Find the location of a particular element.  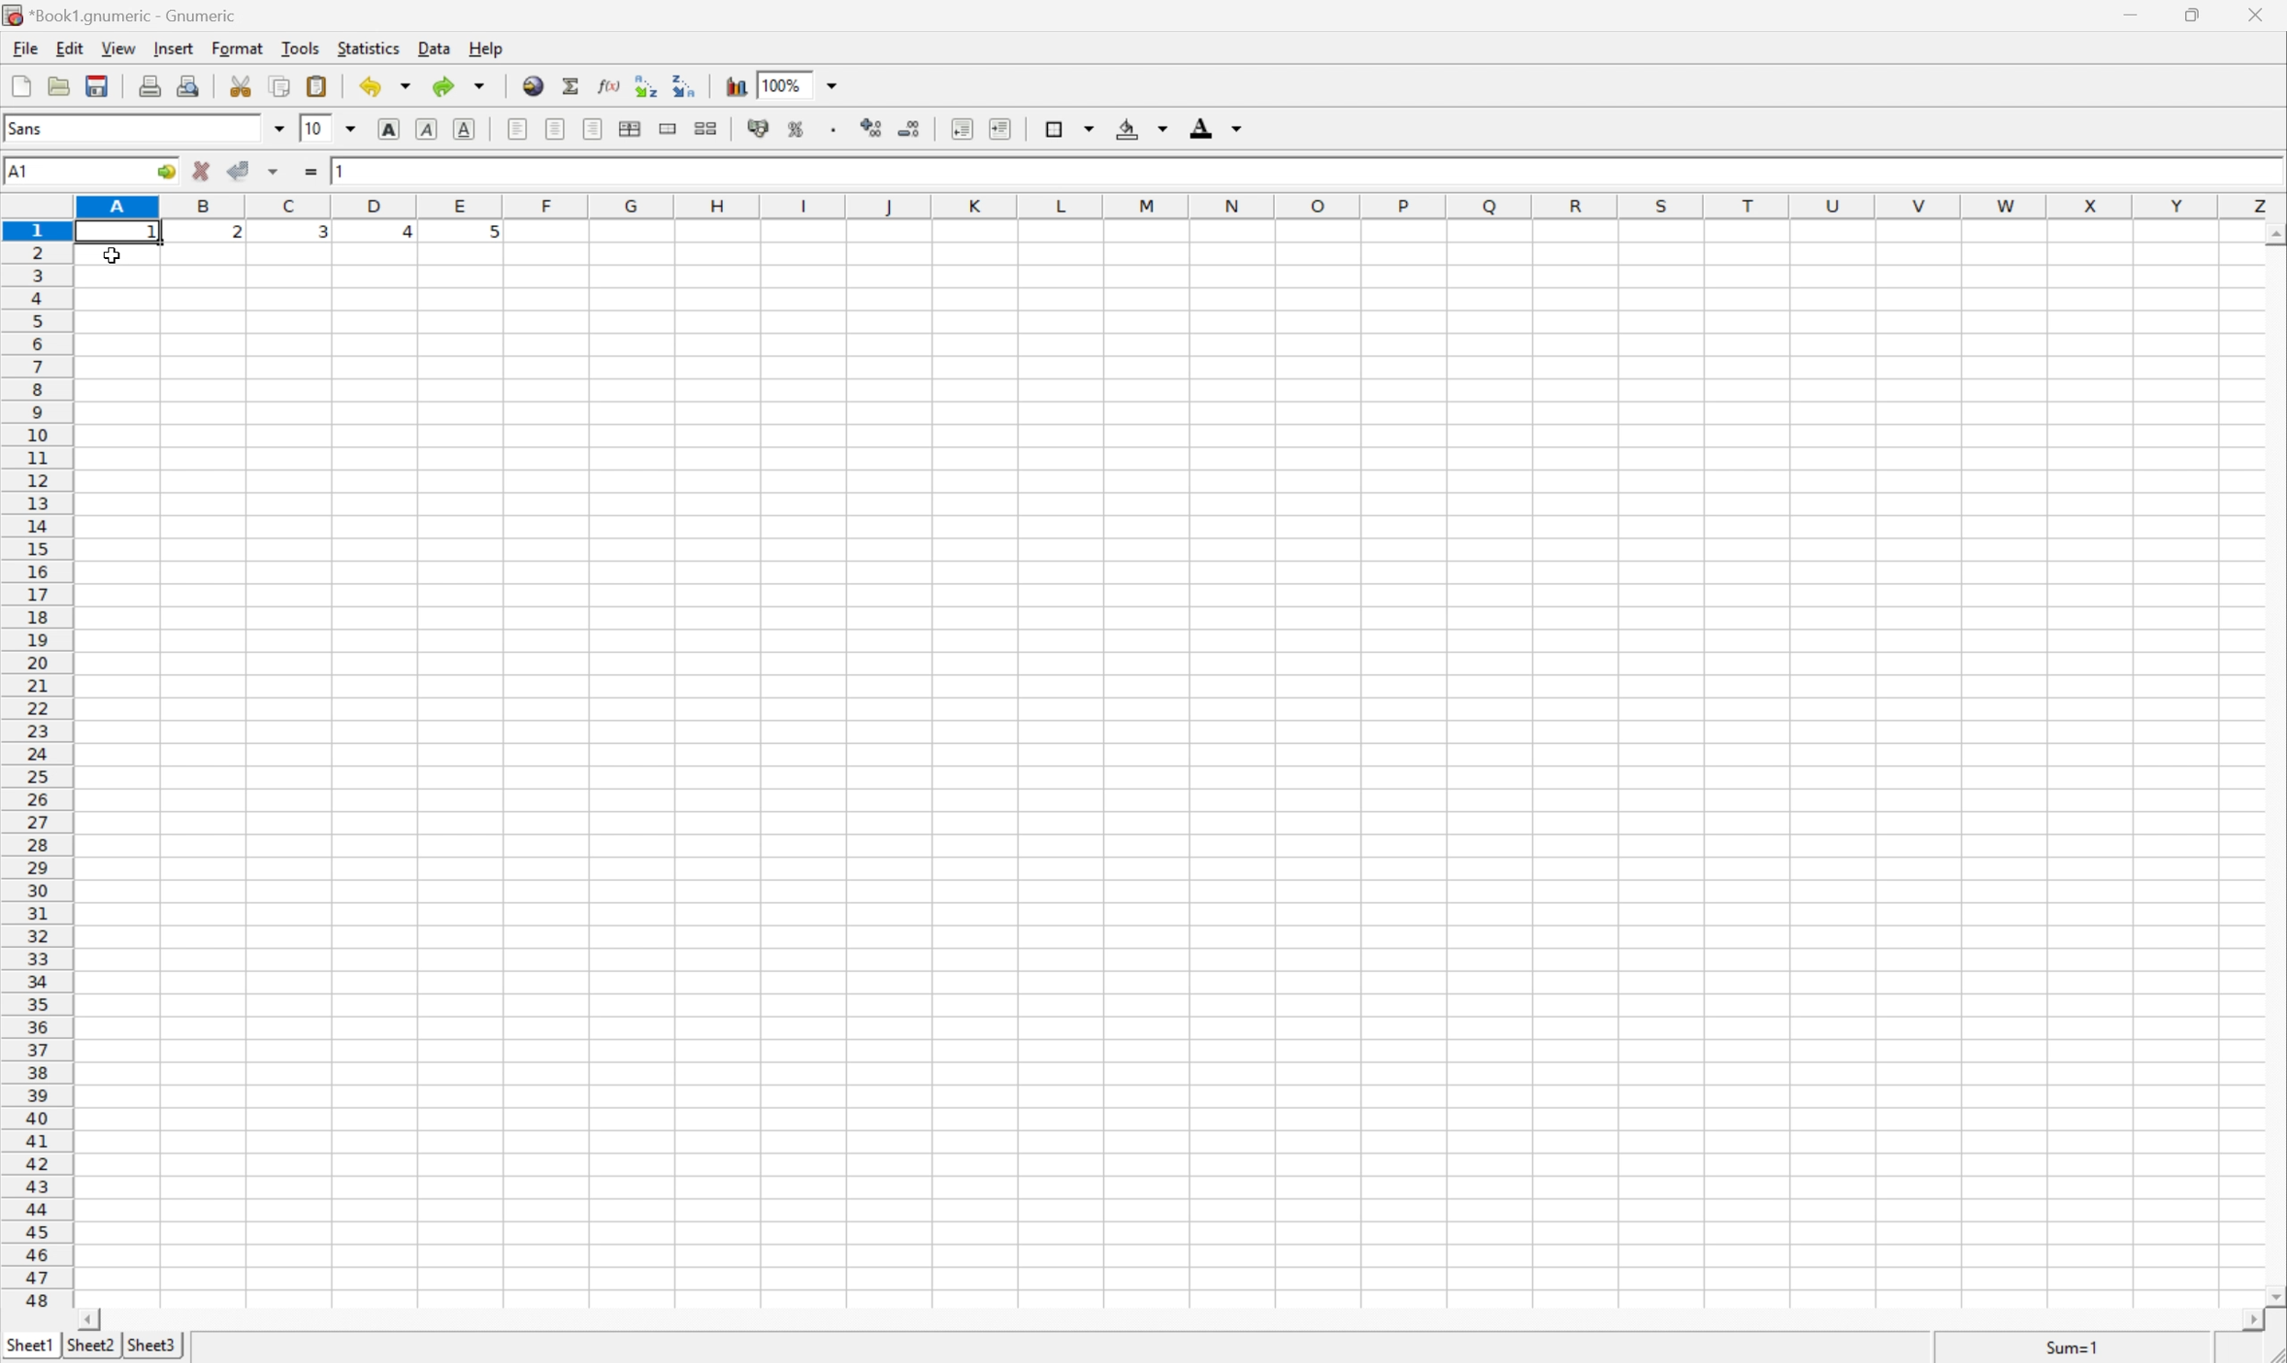

format is located at coordinates (234, 49).